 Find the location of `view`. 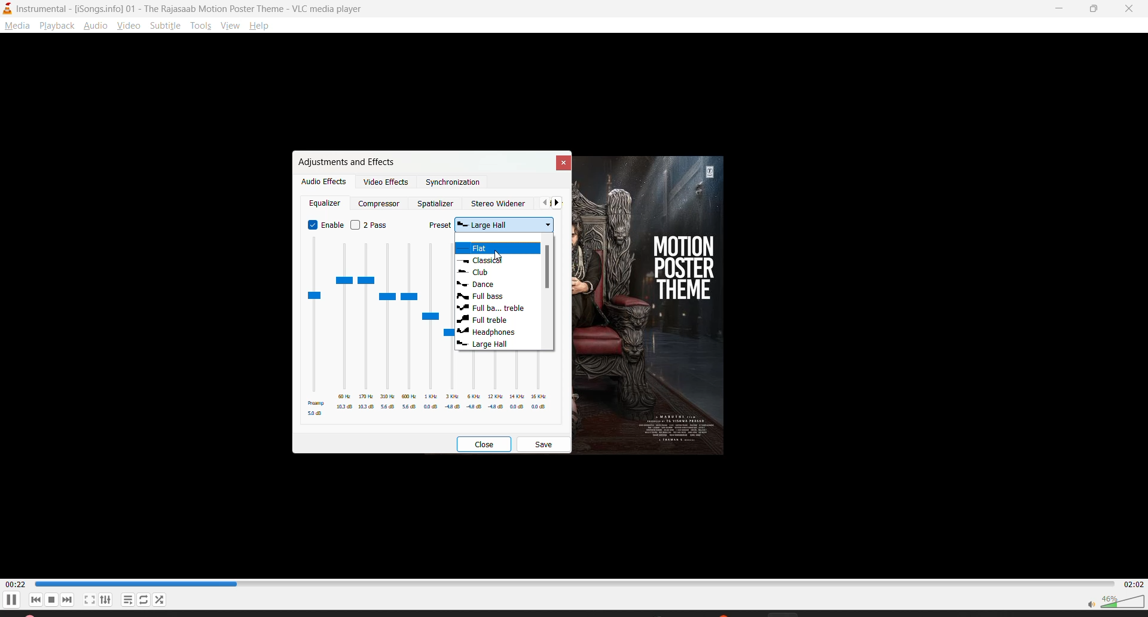

view is located at coordinates (128, 28).